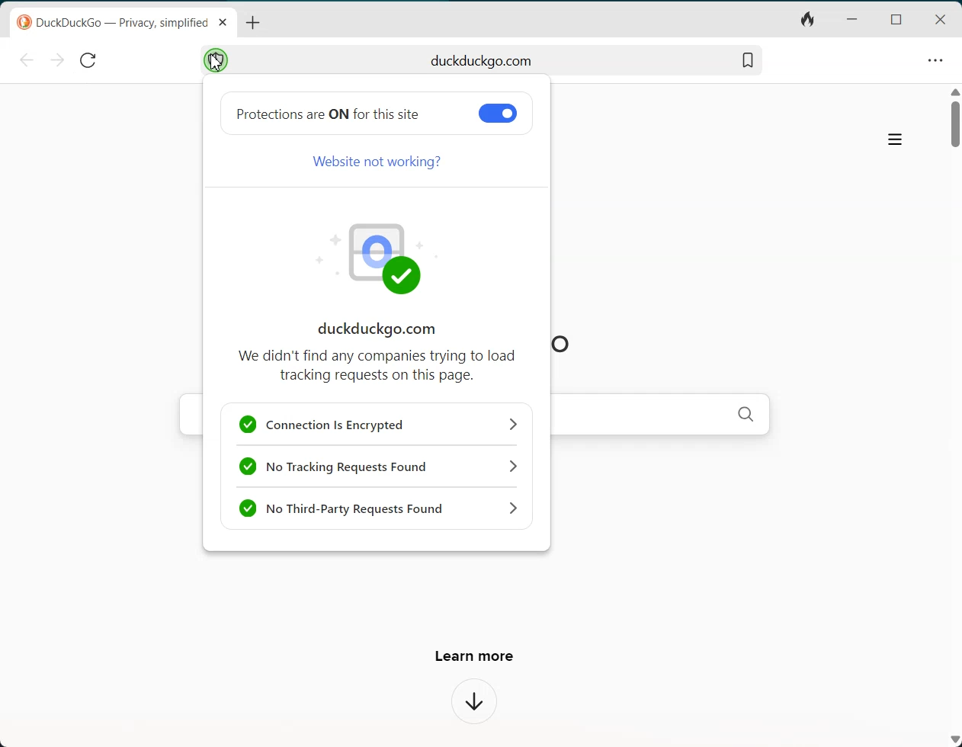  I want to click on Close tab, so click(223, 22).